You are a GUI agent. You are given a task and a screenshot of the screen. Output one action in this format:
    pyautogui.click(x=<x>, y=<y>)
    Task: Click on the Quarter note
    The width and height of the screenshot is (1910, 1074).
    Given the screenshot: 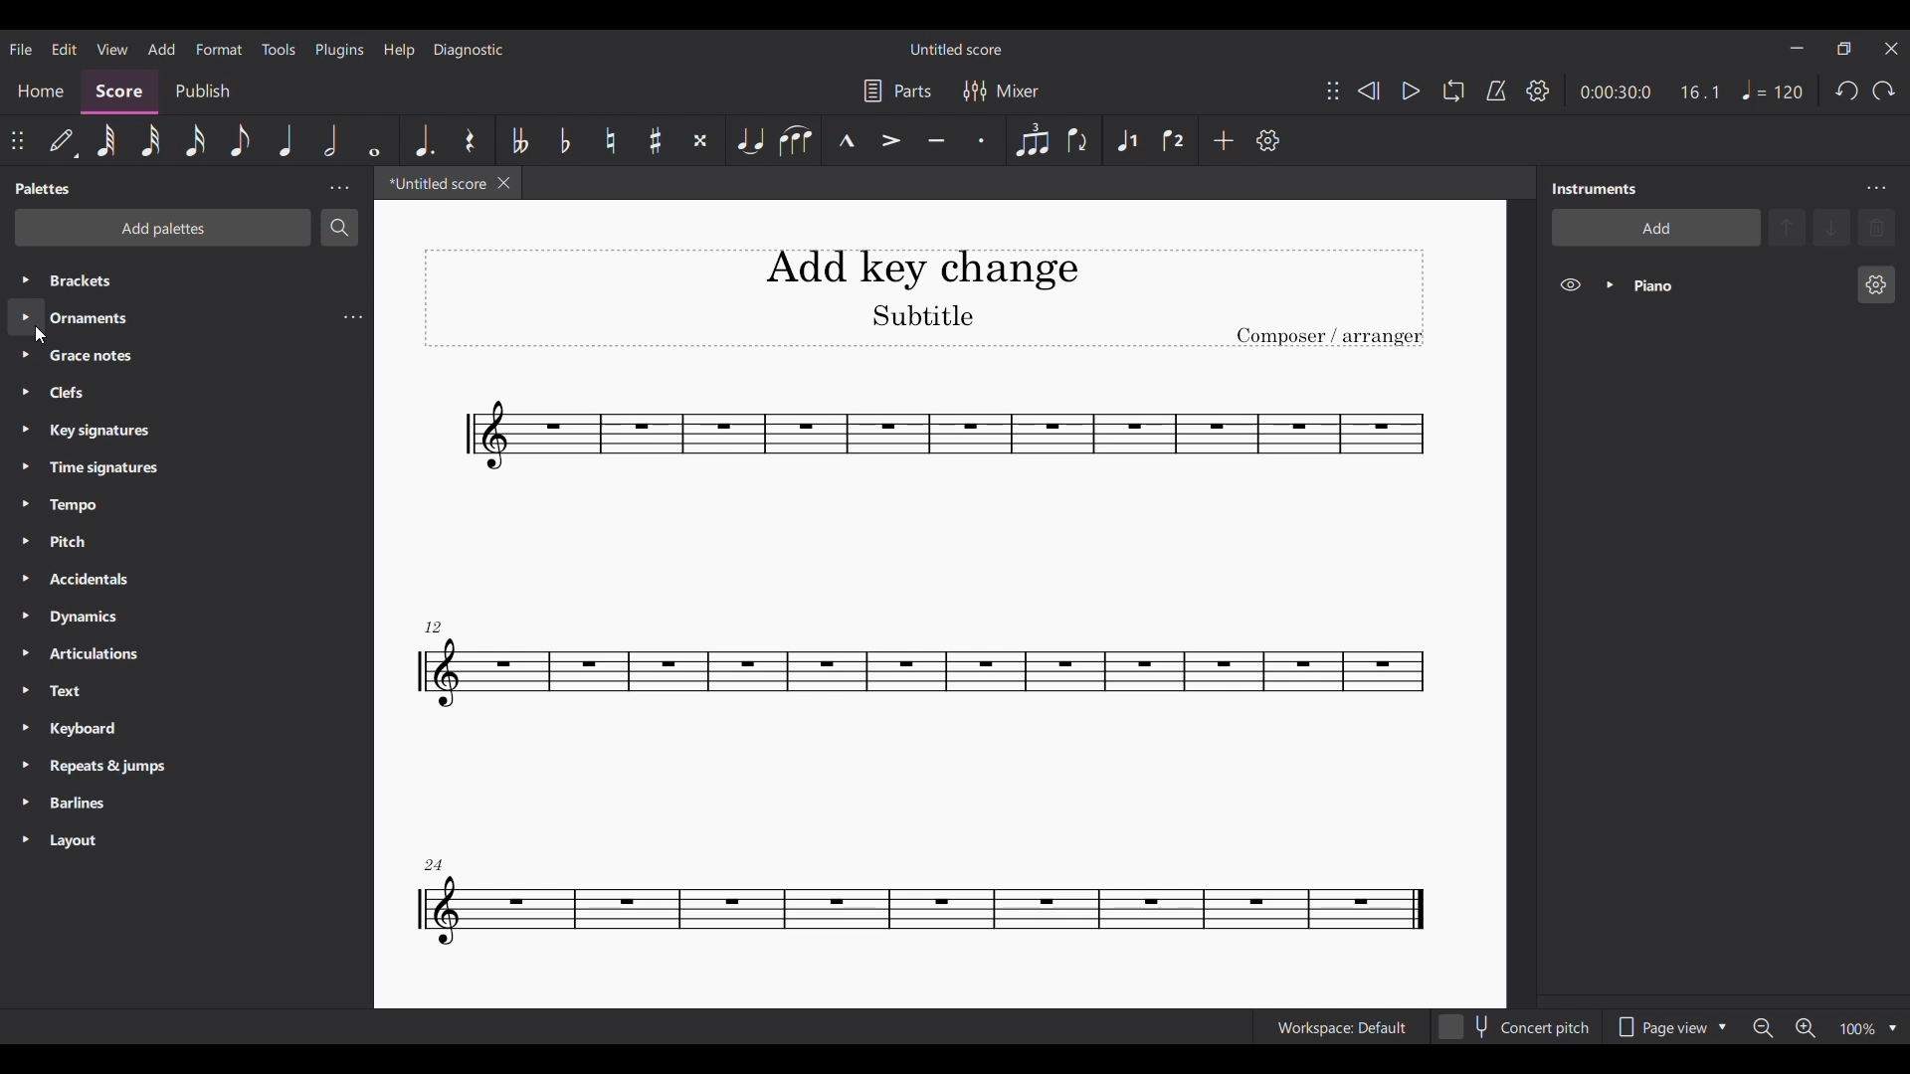 What is the action you would take?
    pyautogui.click(x=286, y=139)
    